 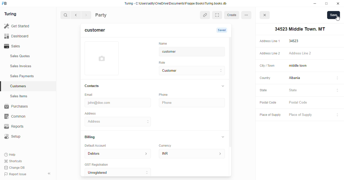 I want to click on cursor, so click(x=337, y=18).